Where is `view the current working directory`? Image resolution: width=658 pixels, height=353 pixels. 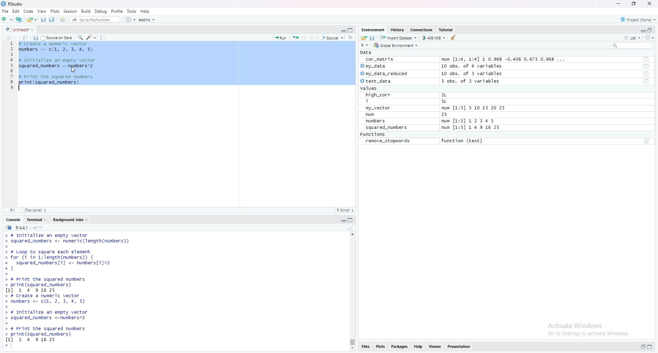 view the current working directory is located at coordinates (41, 227).